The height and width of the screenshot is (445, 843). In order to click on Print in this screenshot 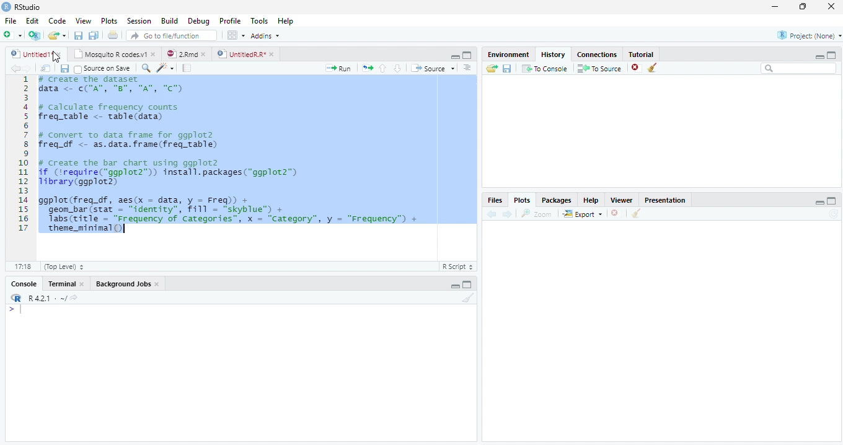, I will do `click(113, 36)`.